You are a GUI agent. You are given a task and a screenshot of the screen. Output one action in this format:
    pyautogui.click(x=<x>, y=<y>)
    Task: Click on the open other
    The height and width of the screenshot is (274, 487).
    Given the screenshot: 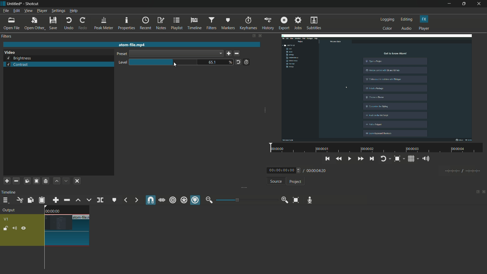 What is the action you would take?
    pyautogui.click(x=34, y=24)
    